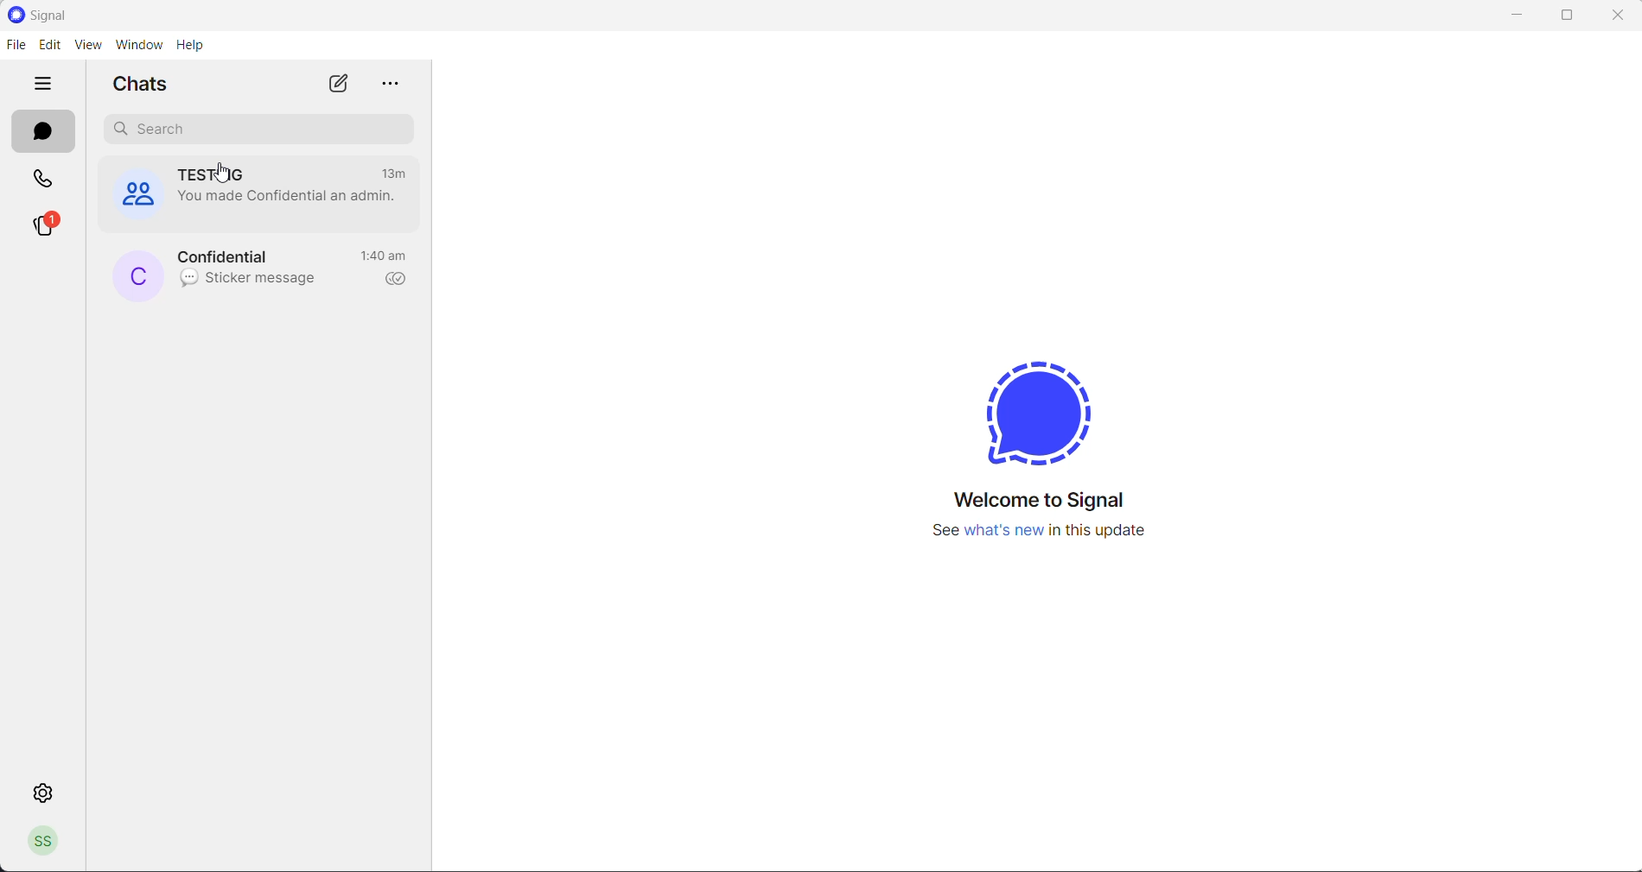 The width and height of the screenshot is (1642, 872). Describe the element at coordinates (1568, 17) in the screenshot. I see `maximize` at that location.